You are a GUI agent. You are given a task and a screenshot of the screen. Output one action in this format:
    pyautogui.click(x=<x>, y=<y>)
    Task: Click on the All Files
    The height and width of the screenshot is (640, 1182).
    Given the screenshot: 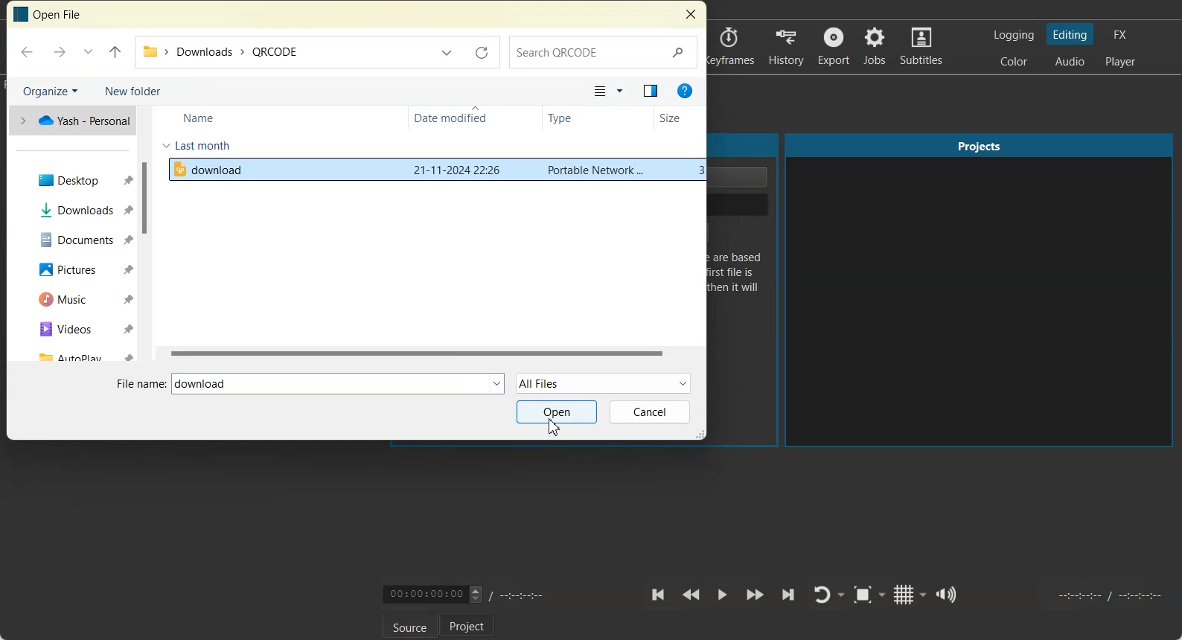 What is the action you would take?
    pyautogui.click(x=604, y=383)
    